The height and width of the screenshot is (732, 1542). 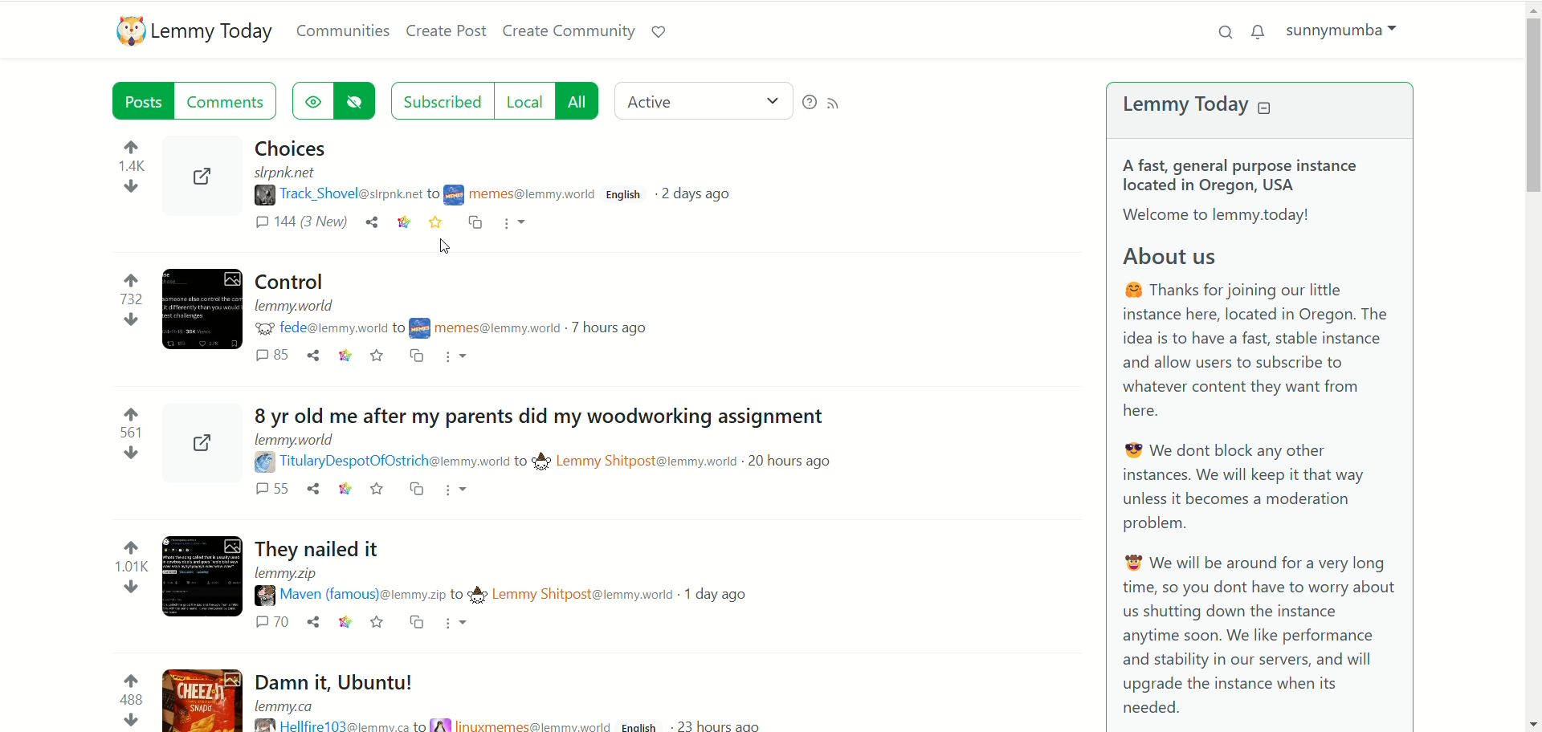 What do you see at coordinates (412, 624) in the screenshot?
I see `Cross post` at bounding box center [412, 624].